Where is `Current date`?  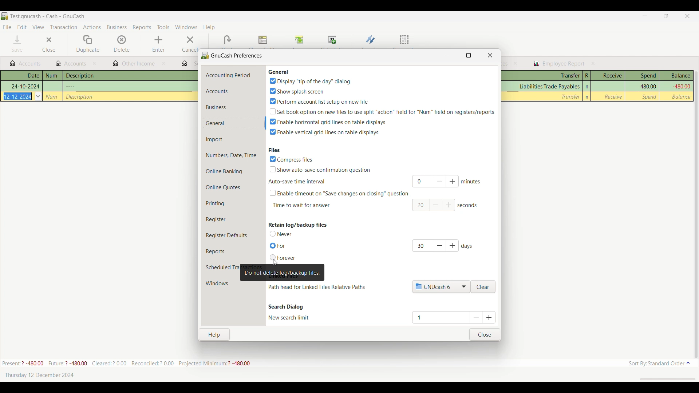 Current date is located at coordinates (39, 375).